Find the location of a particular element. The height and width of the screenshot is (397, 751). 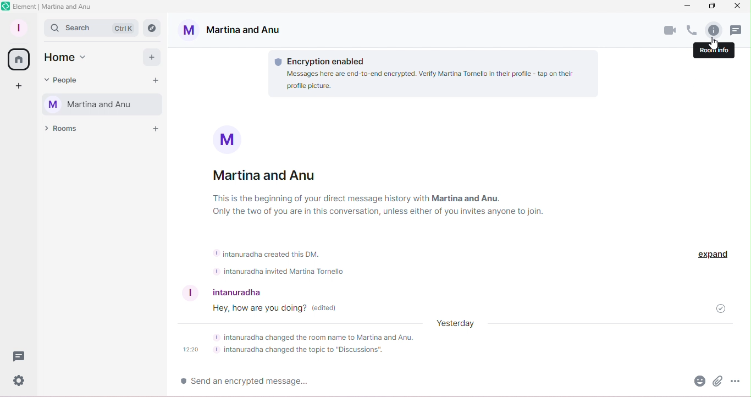

room info is located at coordinates (713, 51).